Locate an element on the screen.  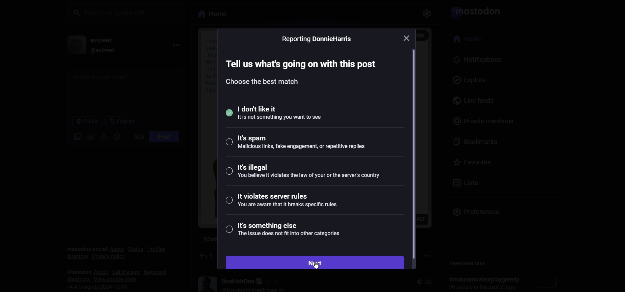
search is located at coordinates (127, 12).